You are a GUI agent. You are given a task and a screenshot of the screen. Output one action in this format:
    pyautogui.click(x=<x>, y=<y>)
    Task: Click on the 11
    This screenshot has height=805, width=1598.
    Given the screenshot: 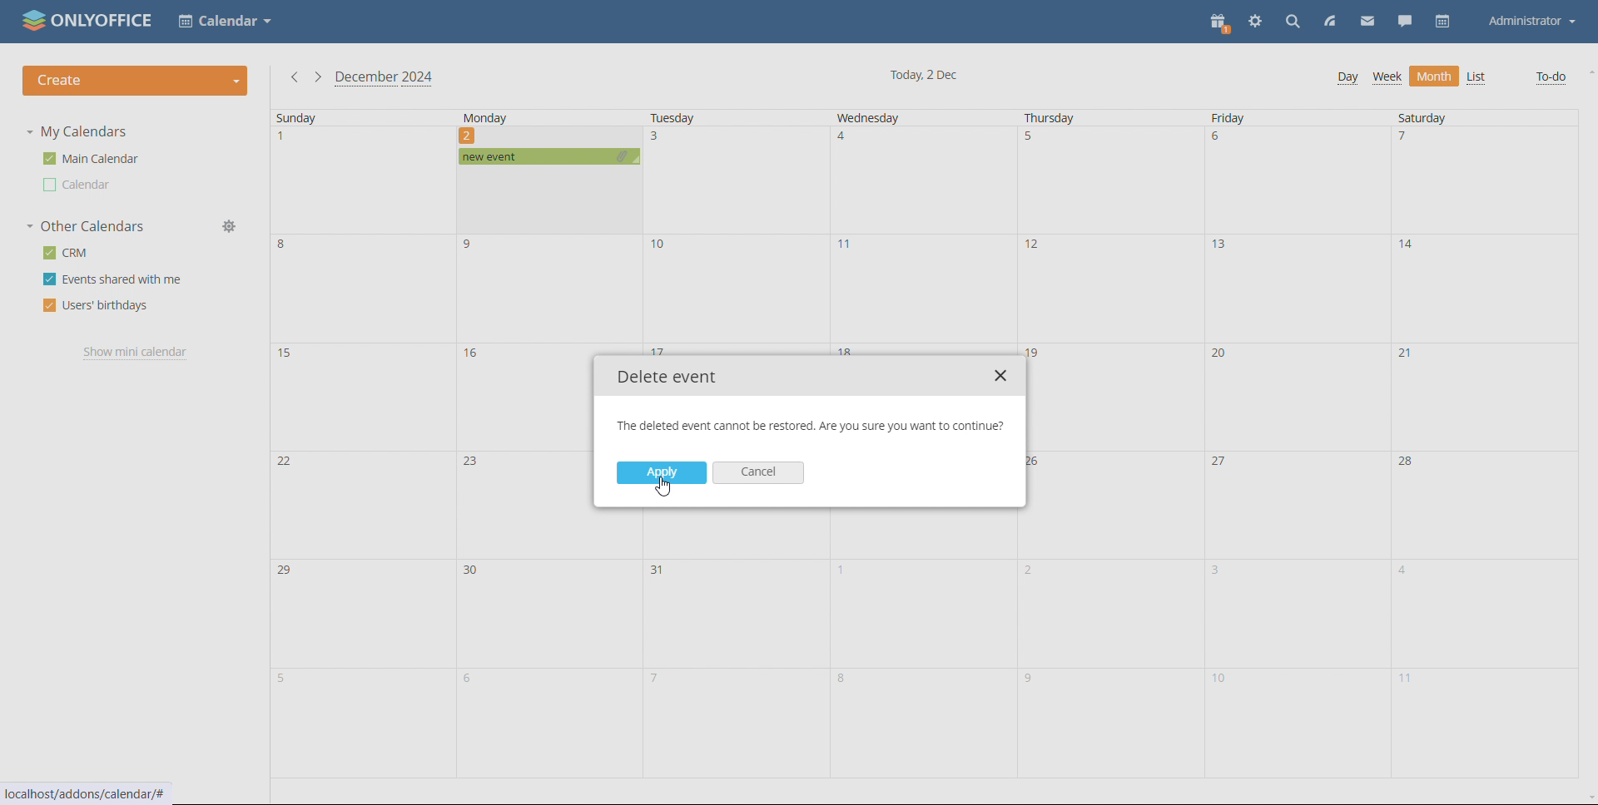 What is the action you would take?
    pyautogui.click(x=851, y=249)
    